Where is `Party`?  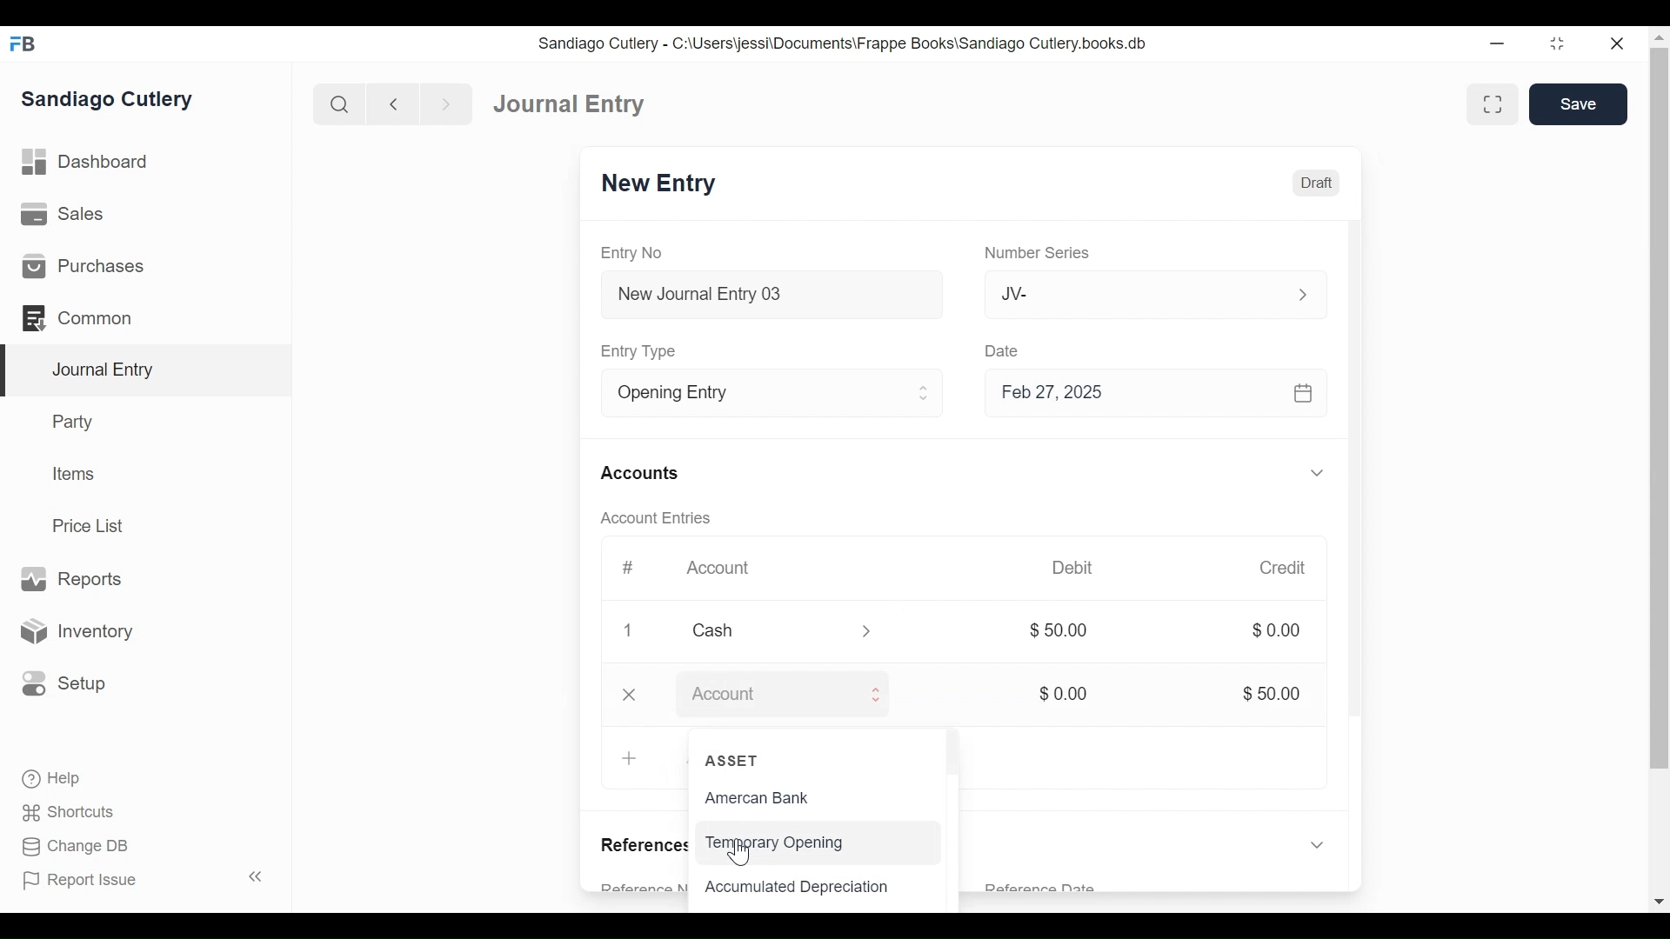
Party is located at coordinates (76, 421).